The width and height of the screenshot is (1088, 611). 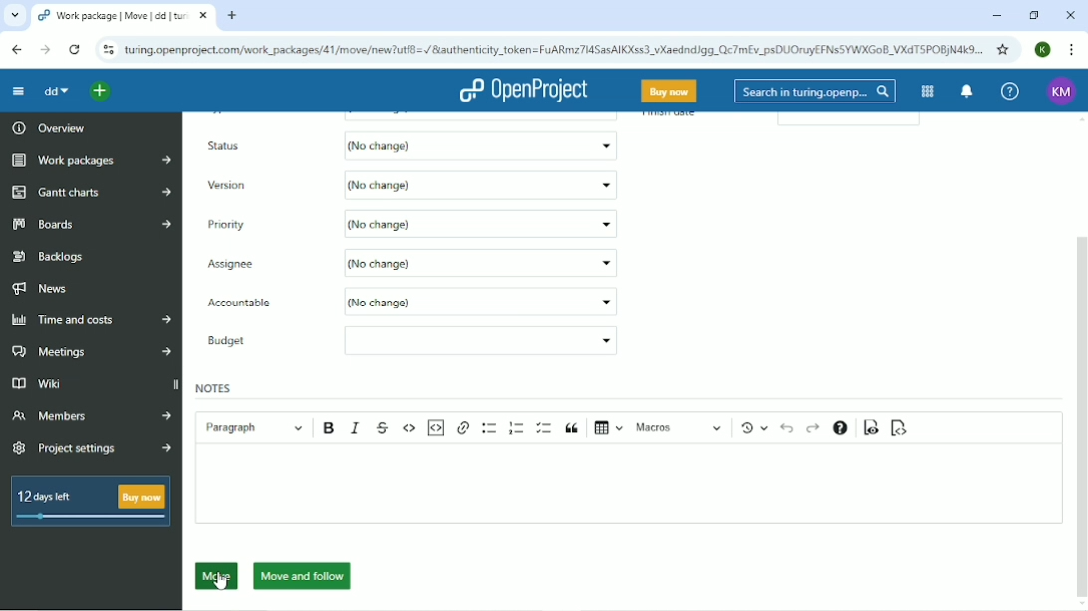 I want to click on To-do list, so click(x=544, y=427).